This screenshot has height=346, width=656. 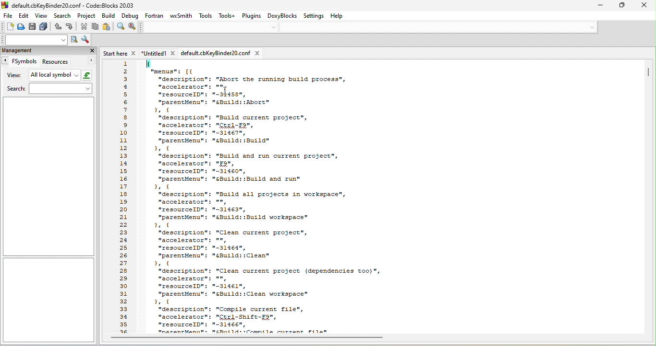 I want to click on resources, so click(x=68, y=62).